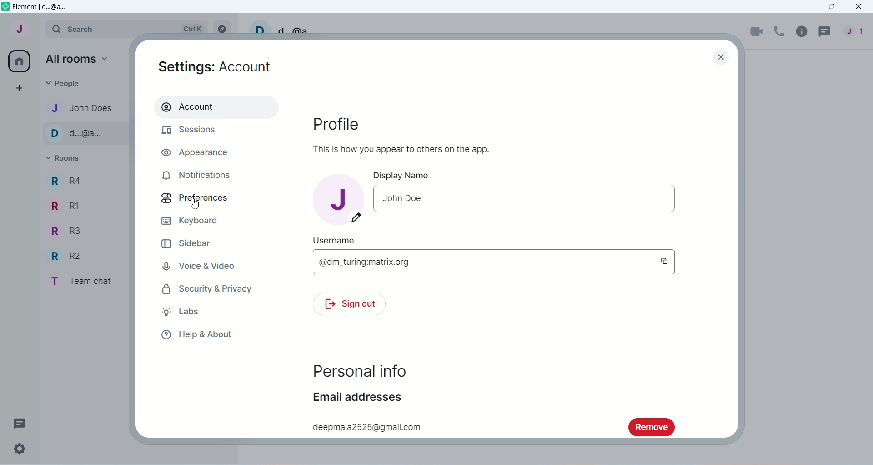  I want to click on Personal Info, so click(361, 370).